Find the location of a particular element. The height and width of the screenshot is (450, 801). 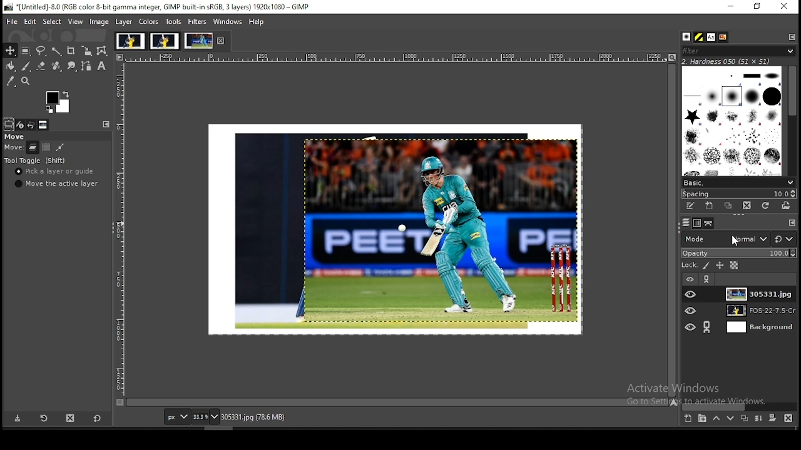

color picker tool is located at coordinates (10, 81).